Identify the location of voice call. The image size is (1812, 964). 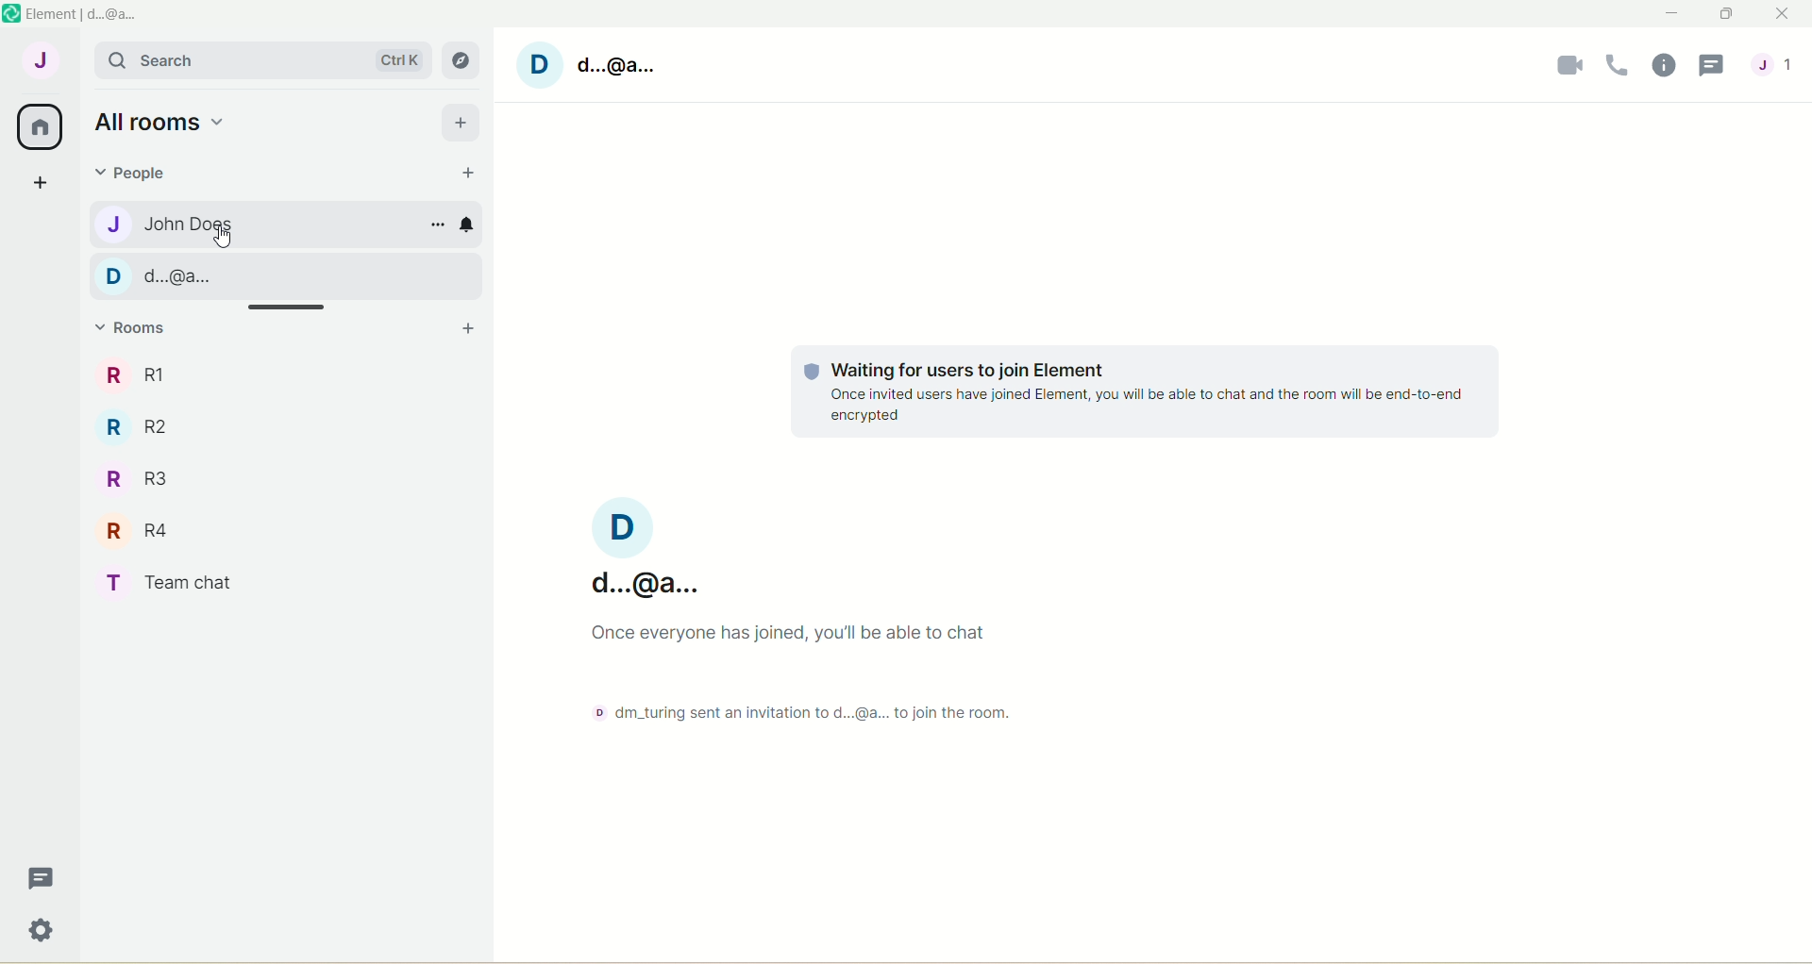
(1615, 70).